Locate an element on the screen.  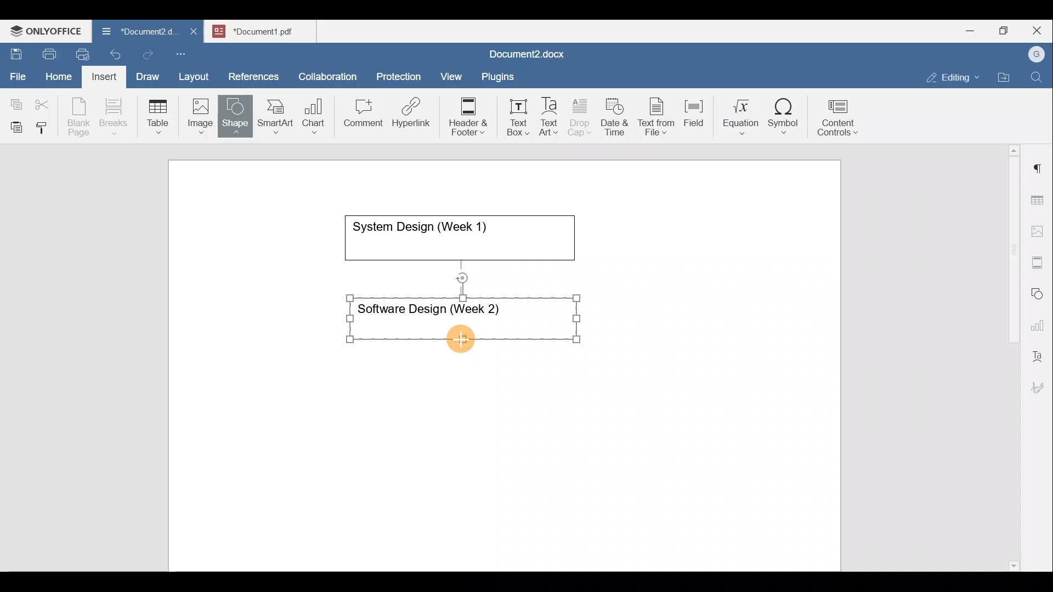
Copy is located at coordinates (14, 101).